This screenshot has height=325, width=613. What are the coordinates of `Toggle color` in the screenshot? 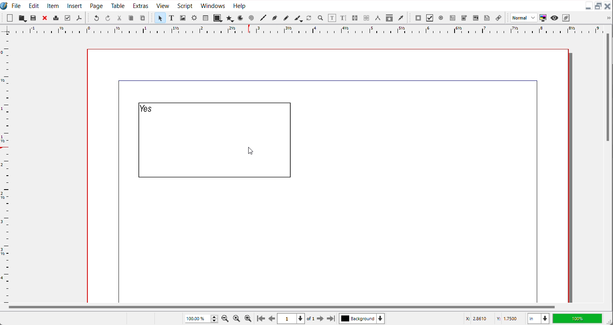 It's located at (544, 18).